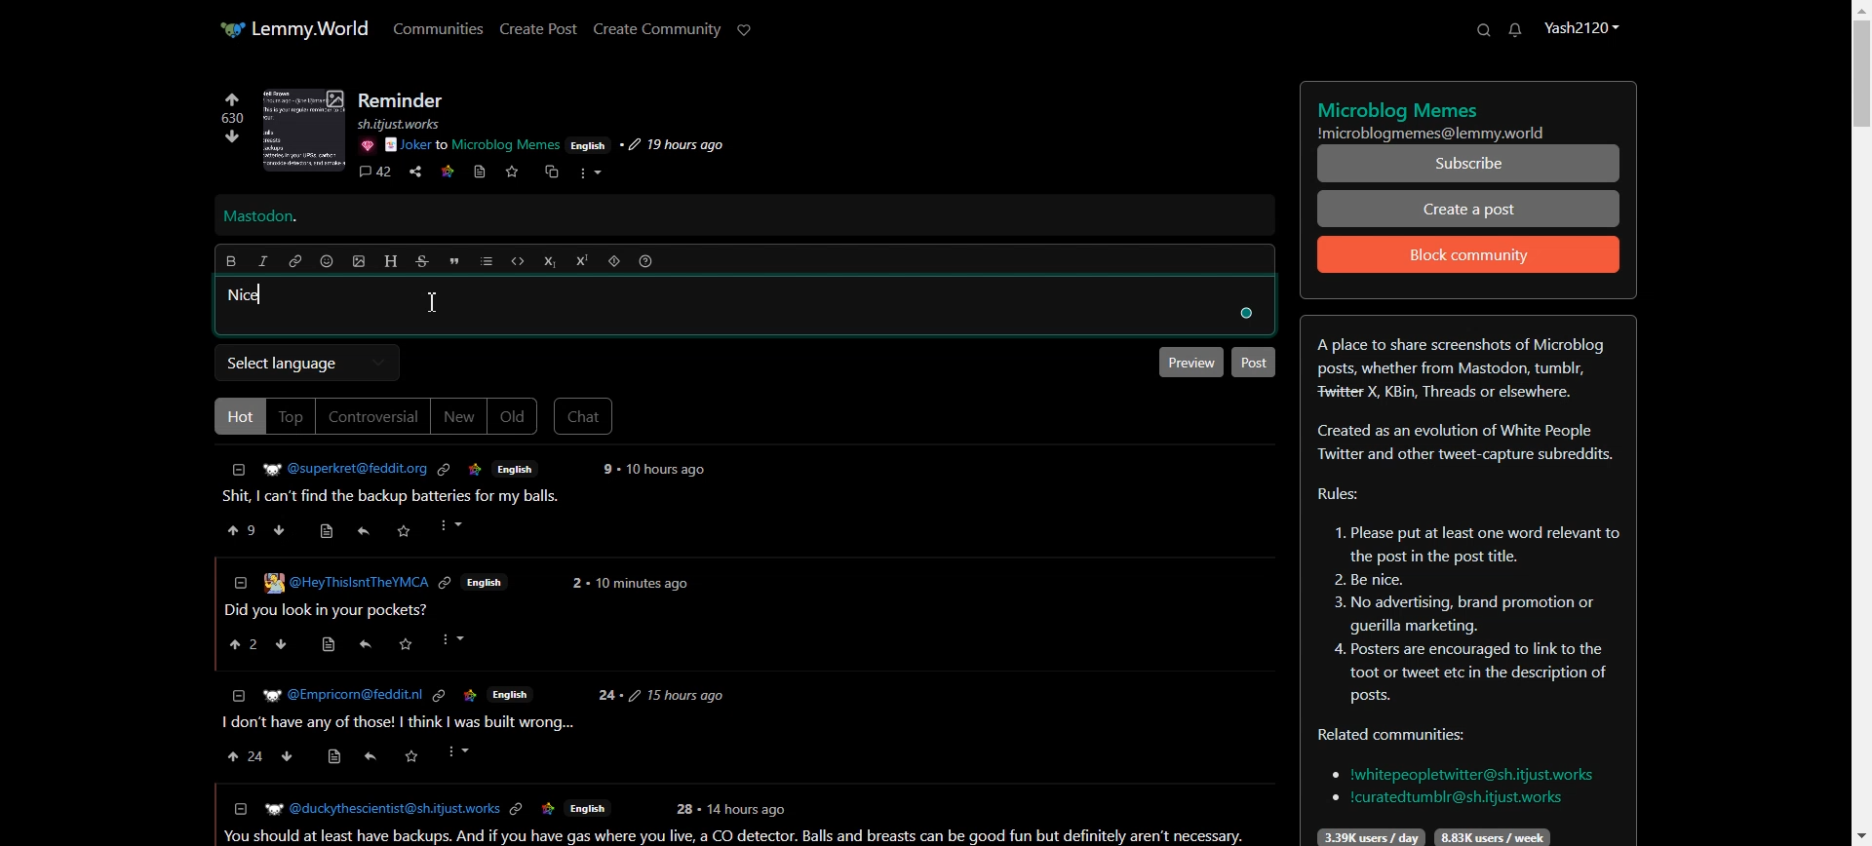  What do you see at coordinates (237, 415) in the screenshot?
I see `Hot` at bounding box center [237, 415].